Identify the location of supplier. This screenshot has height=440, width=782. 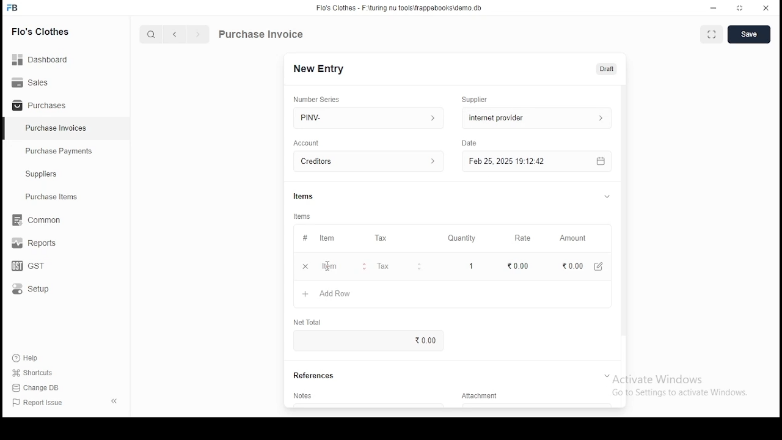
(538, 119).